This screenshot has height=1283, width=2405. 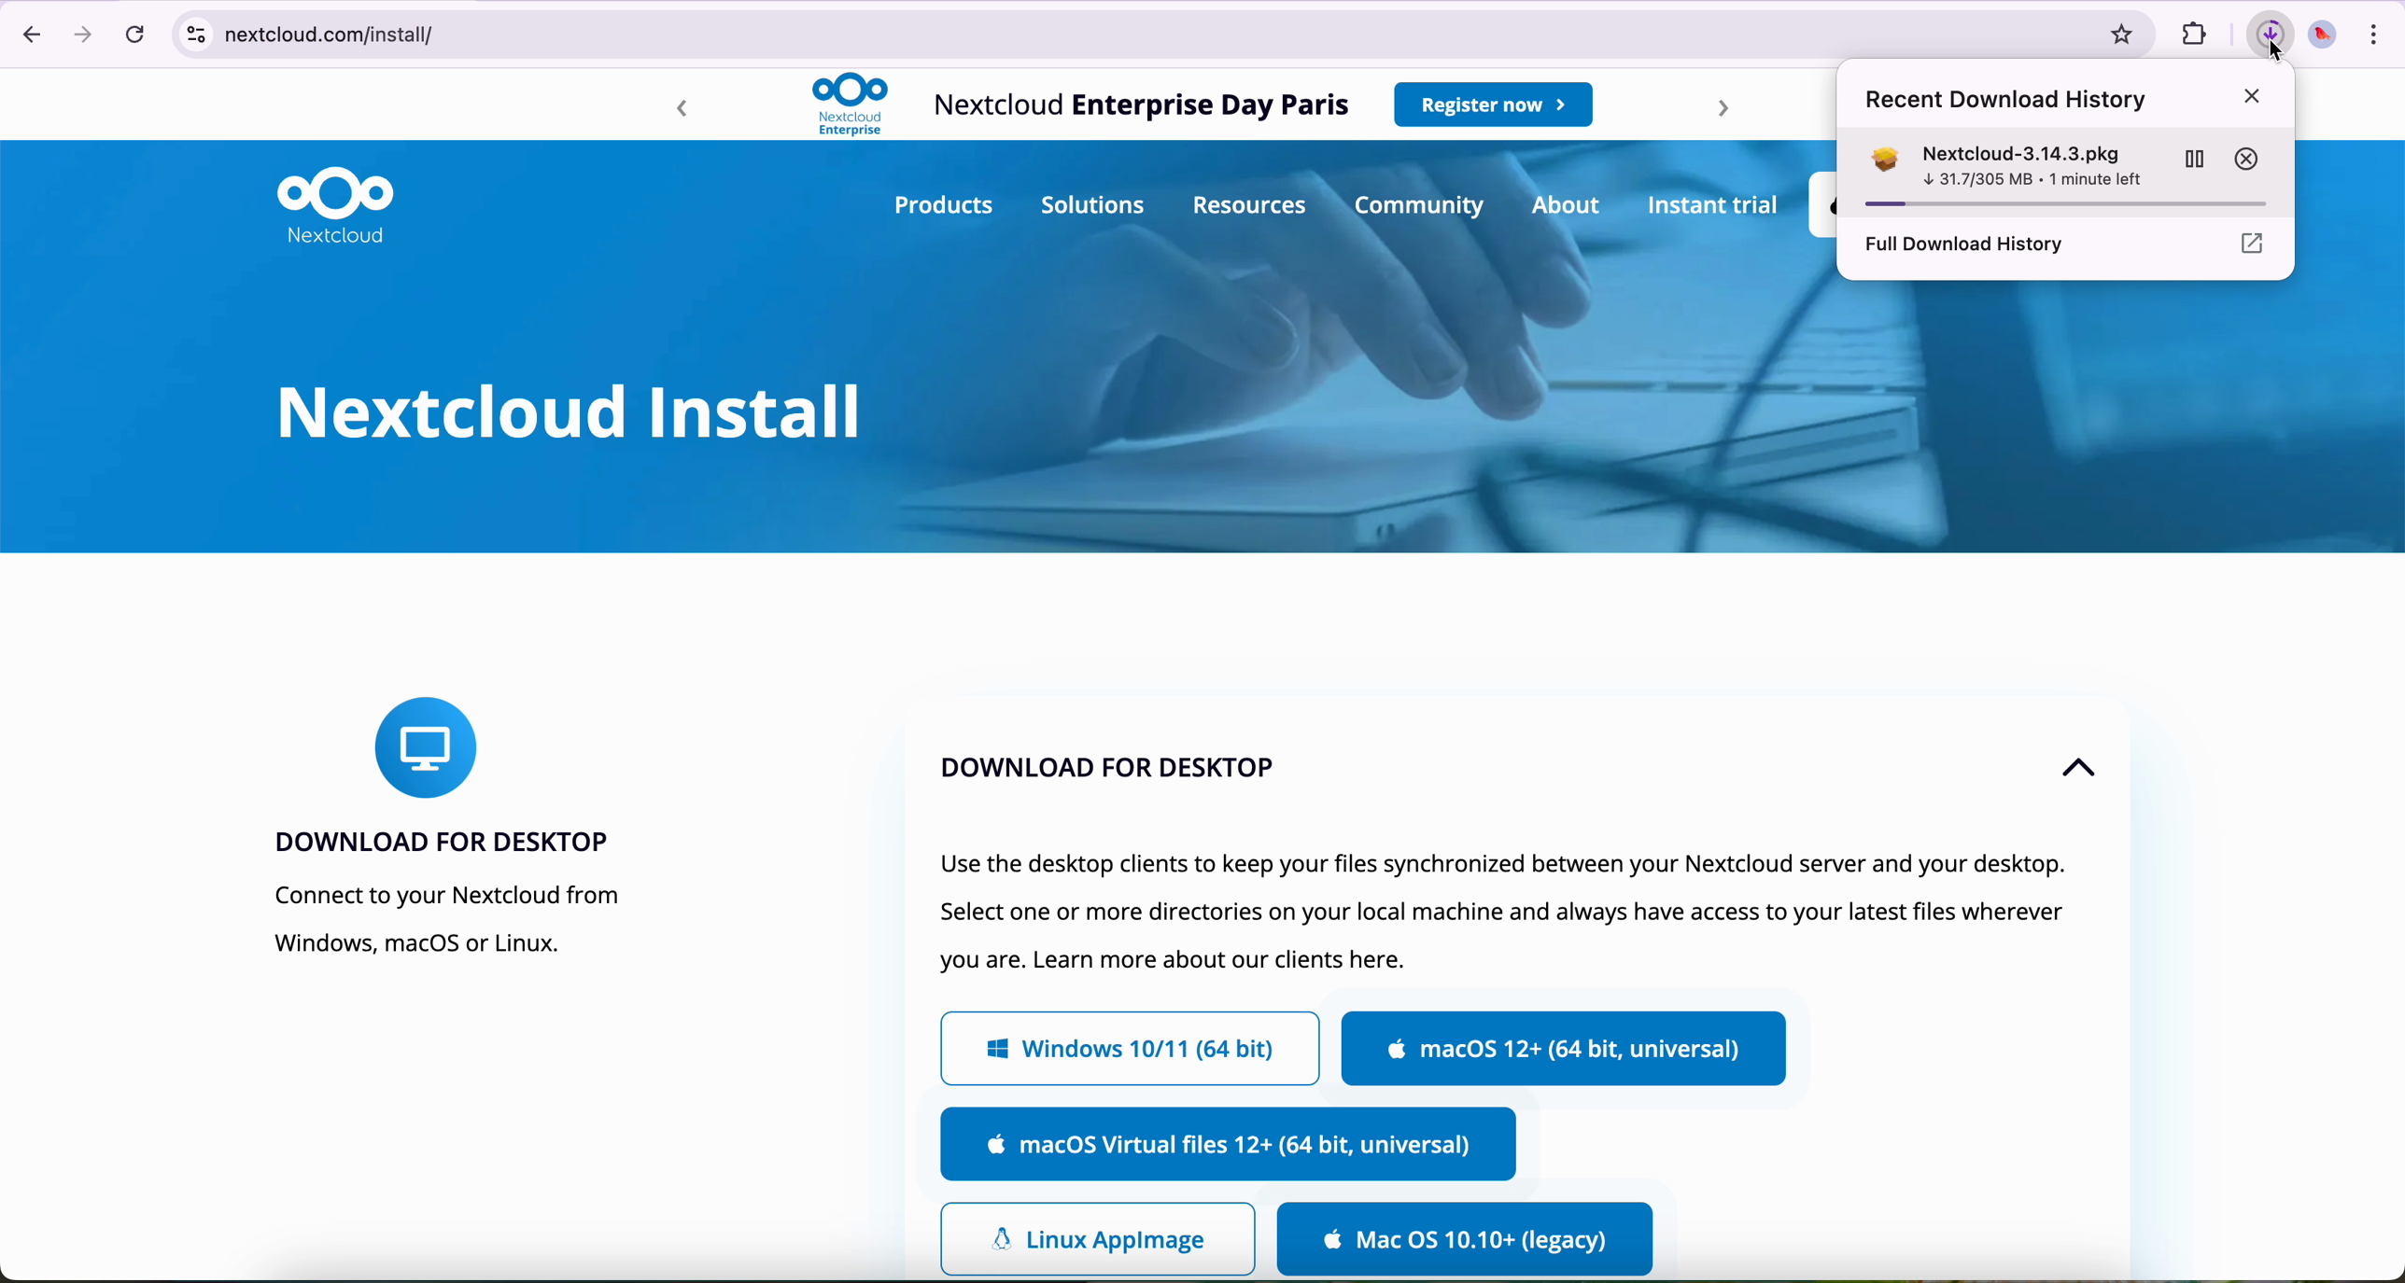 What do you see at coordinates (1231, 1148) in the screenshot?
I see `MacOs Virtual files 12+ (64 bit, universal)` at bounding box center [1231, 1148].